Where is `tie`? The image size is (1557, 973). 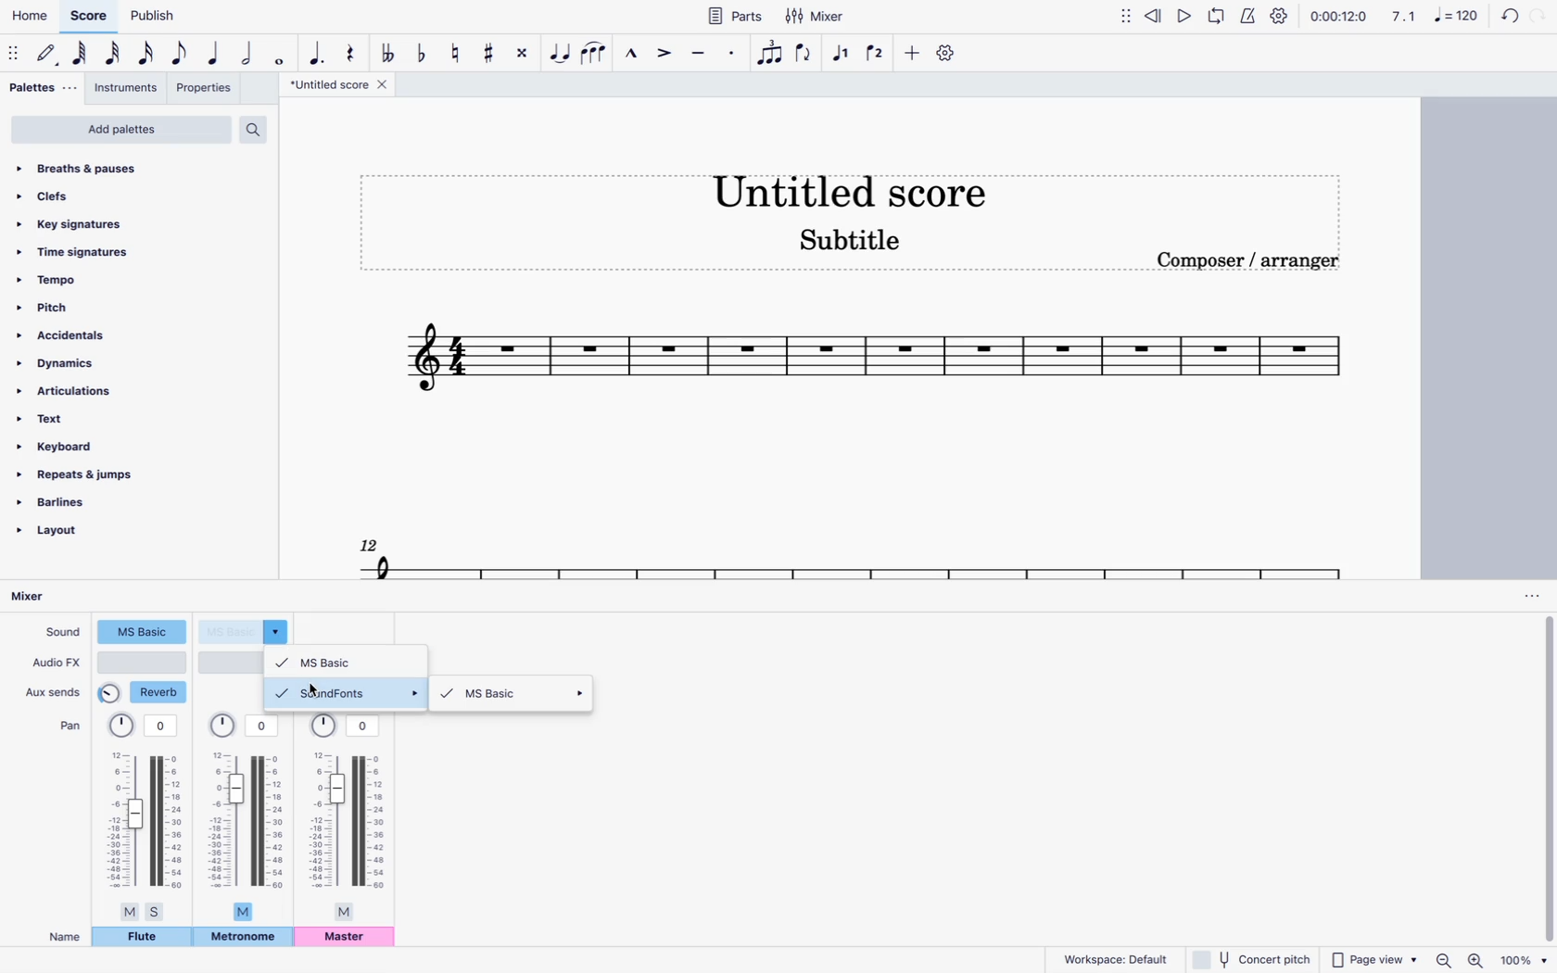 tie is located at coordinates (561, 55).